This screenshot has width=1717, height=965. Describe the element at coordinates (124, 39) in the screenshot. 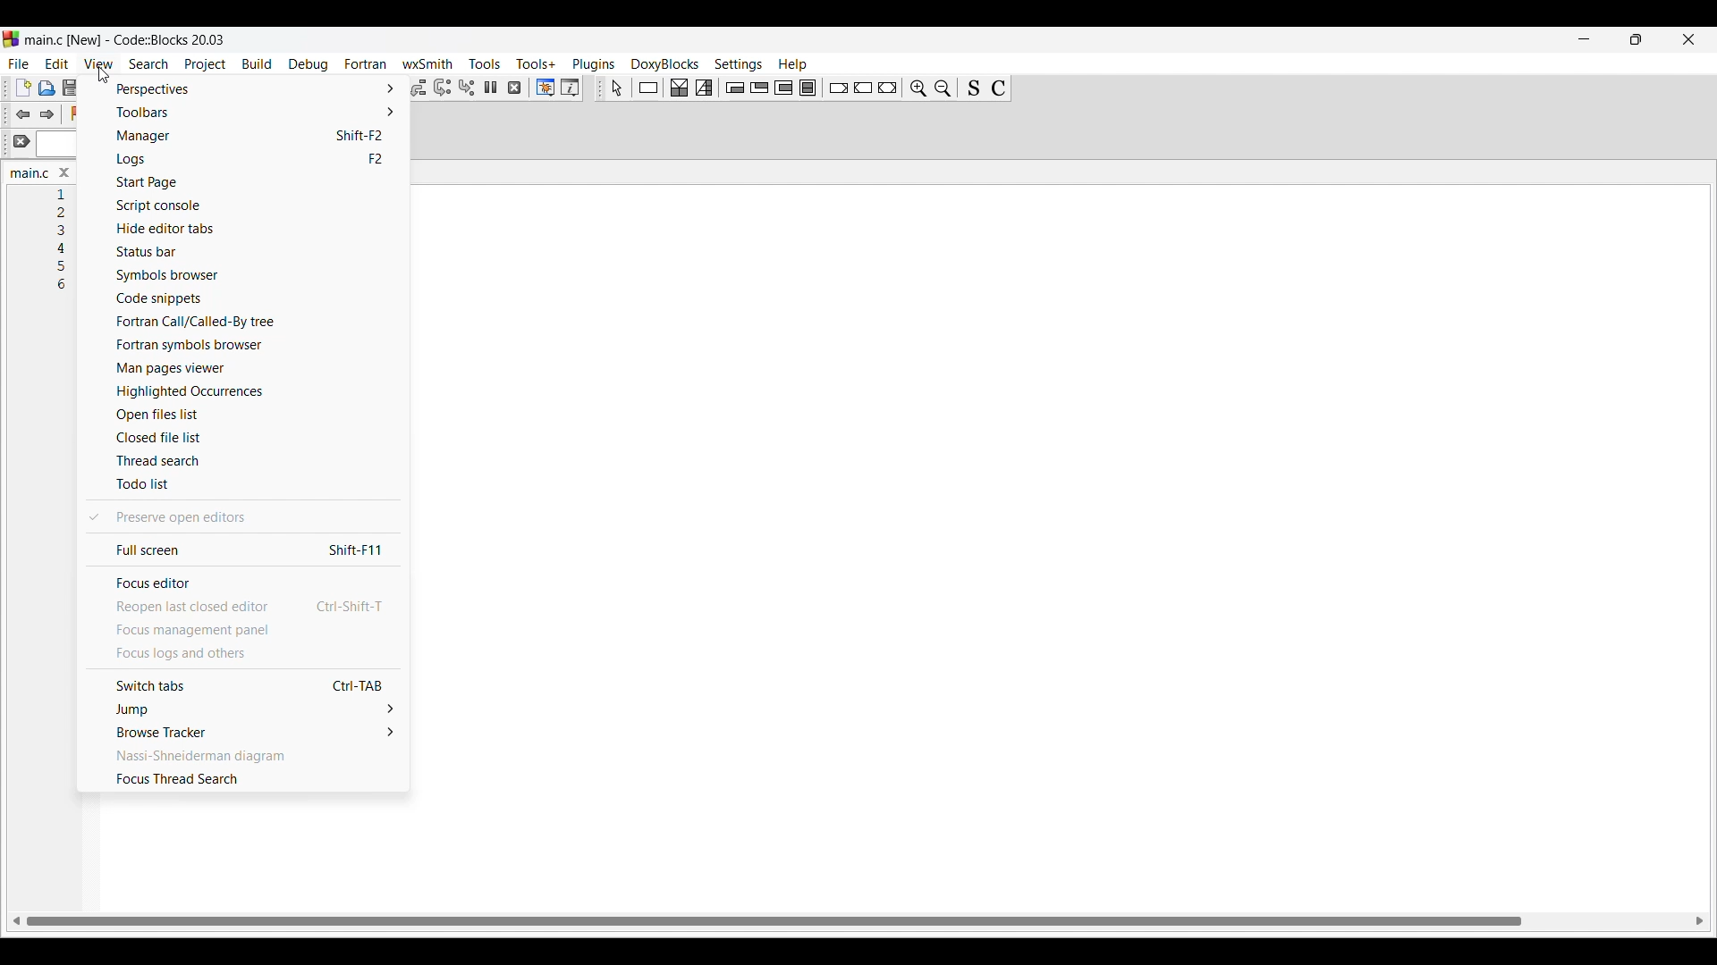

I see `Project name, software name and version` at that location.